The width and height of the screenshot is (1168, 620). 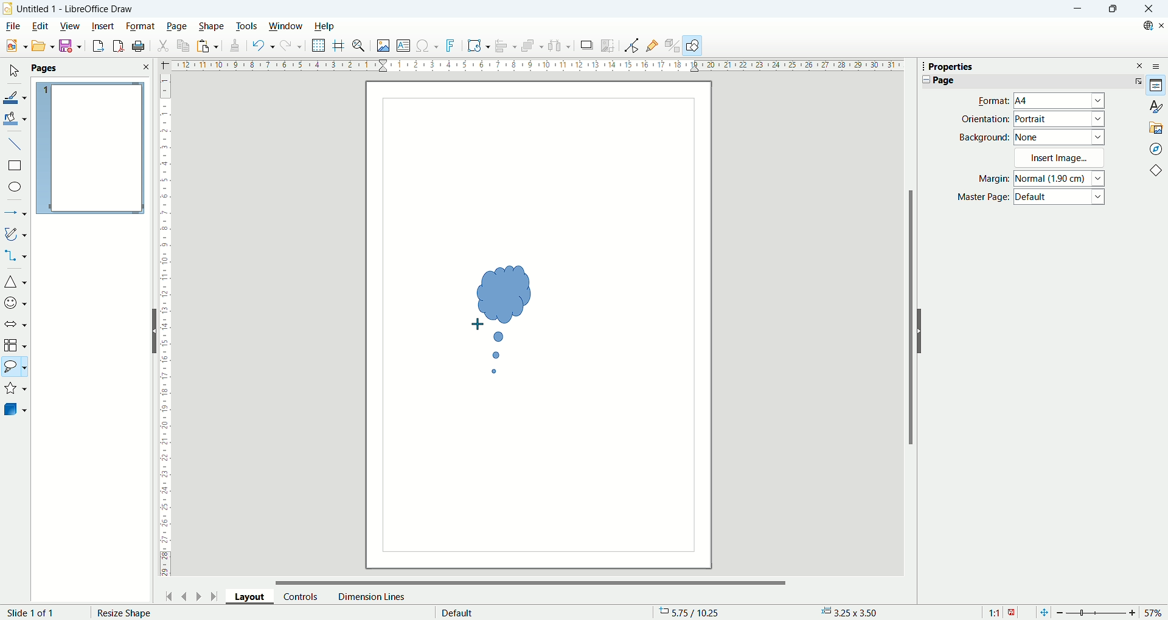 What do you see at coordinates (383, 47) in the screenshot?
I see `insert image` at bounding box center [383, 47].